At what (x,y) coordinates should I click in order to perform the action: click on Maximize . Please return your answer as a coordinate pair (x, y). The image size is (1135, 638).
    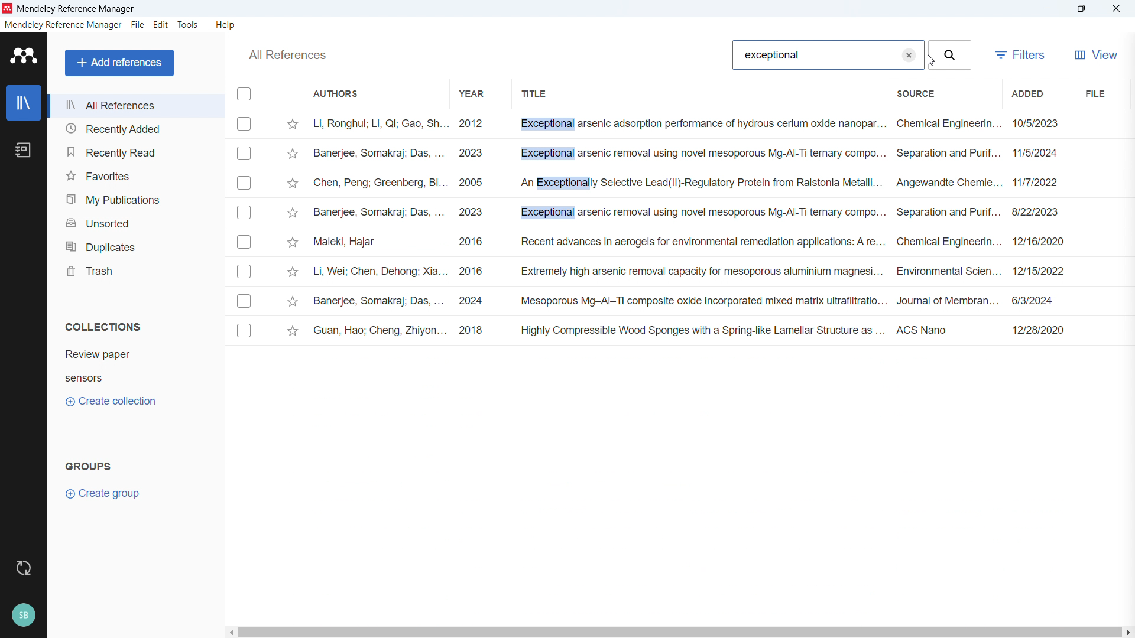
    Looking at the image, I should click on (1081, 9).